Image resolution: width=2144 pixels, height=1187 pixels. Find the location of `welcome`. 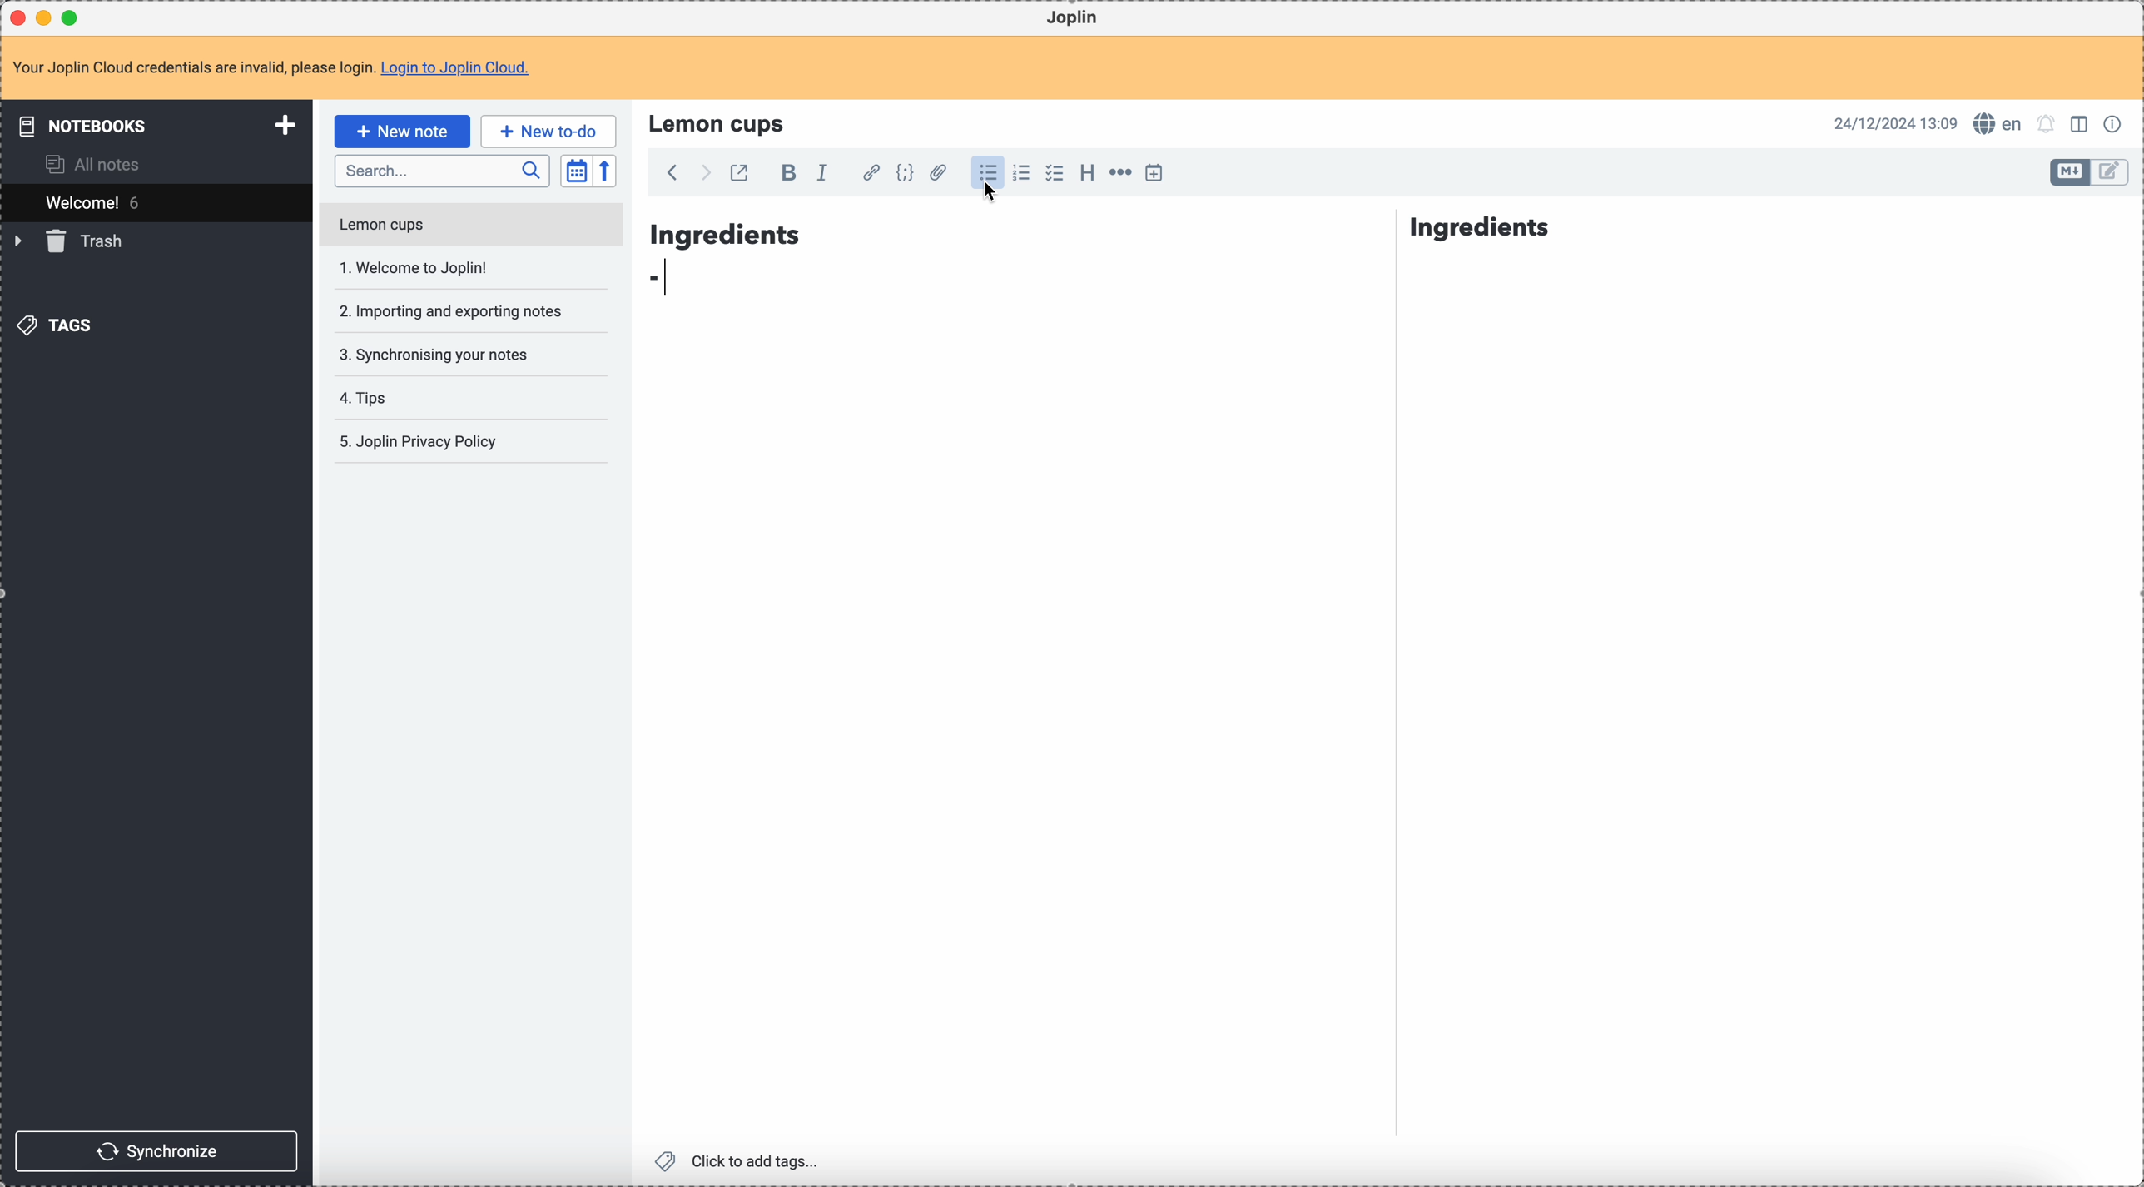

welcome is located at coordinates (156, 202).